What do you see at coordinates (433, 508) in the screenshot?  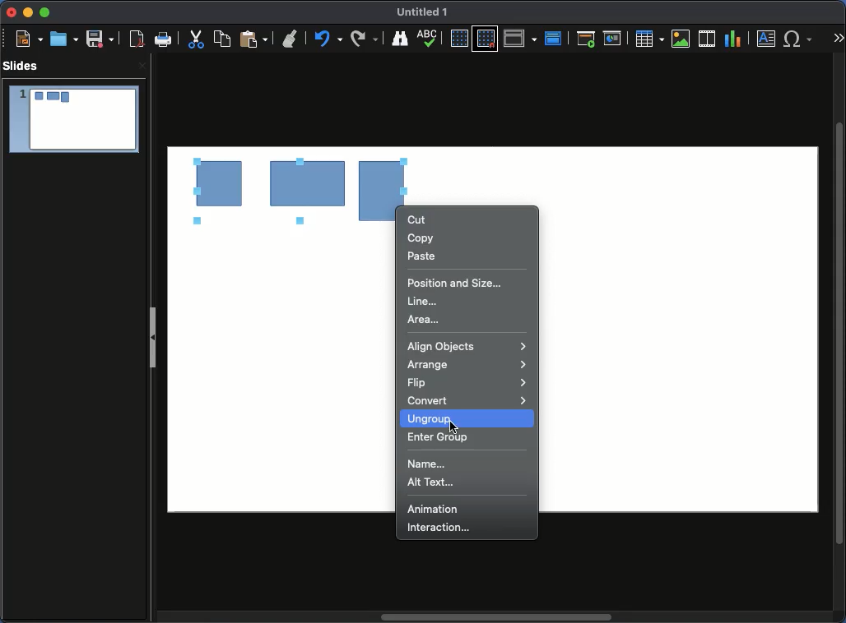 I see `Animation` at bounding box center [433, 508].